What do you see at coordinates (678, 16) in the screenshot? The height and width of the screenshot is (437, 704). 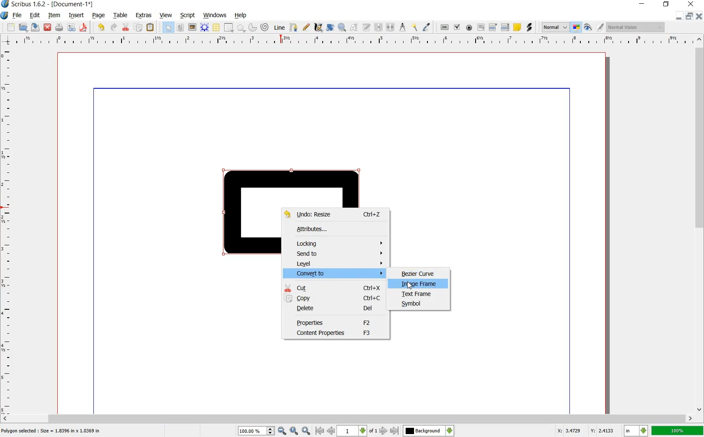 I see `minimize` at bounding box center [678, 16].